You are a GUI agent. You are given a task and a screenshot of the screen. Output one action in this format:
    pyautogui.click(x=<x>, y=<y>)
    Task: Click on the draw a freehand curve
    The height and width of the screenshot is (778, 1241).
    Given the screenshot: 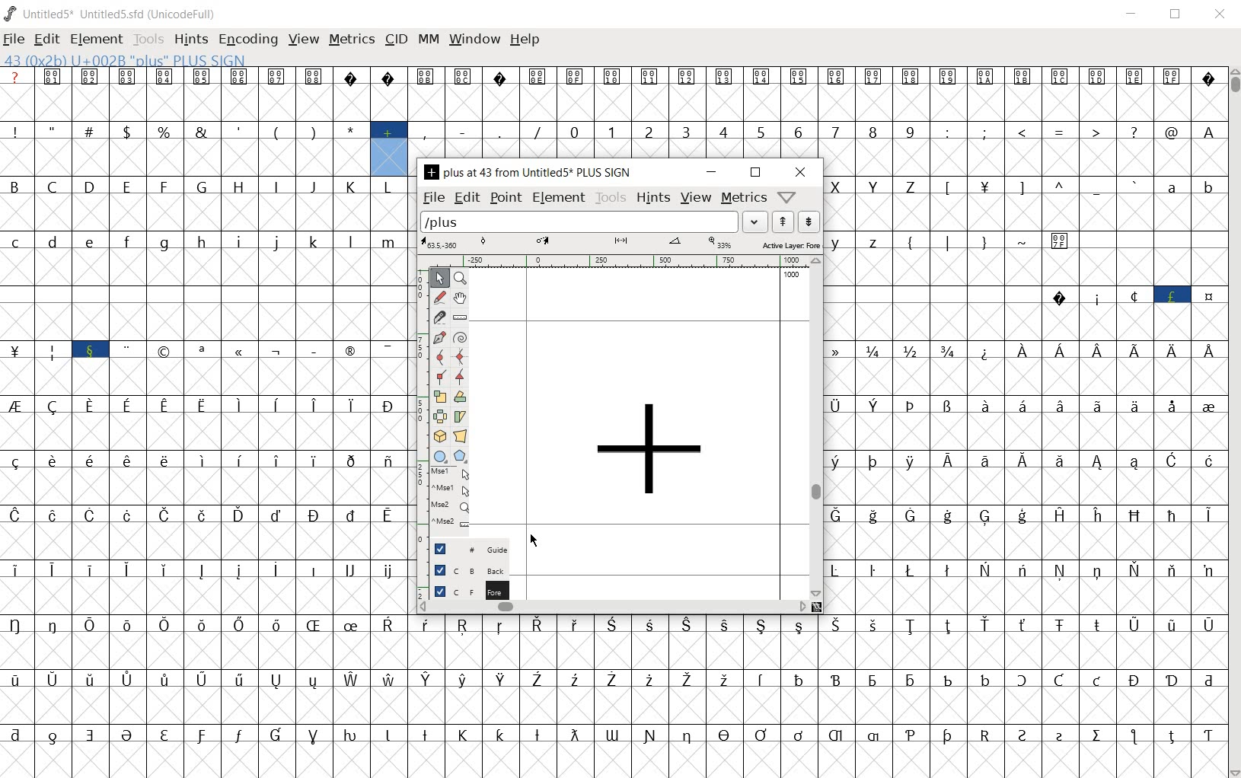 What is the action you would take?
    pyautogui.click(x=439, y=295)
    